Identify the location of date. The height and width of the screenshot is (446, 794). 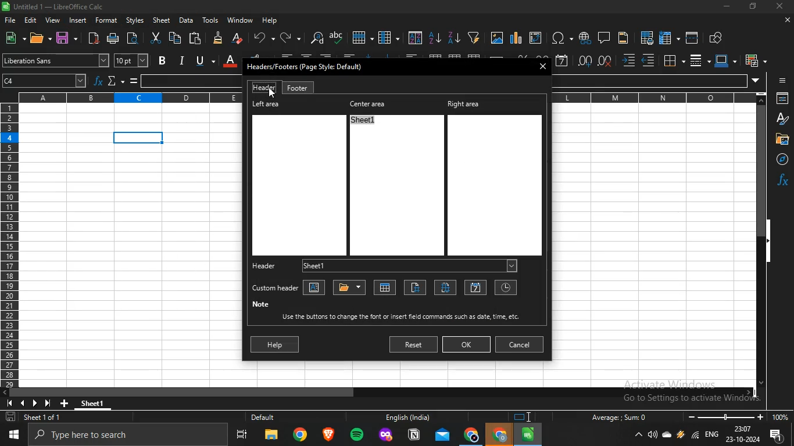
(476, 288).